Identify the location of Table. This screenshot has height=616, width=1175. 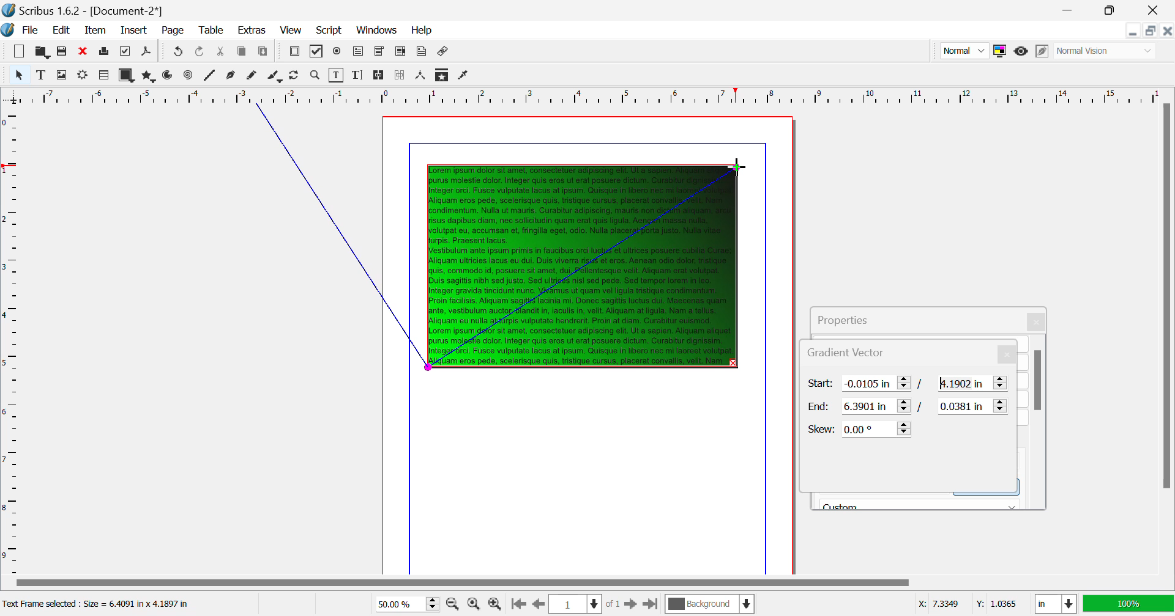
(212, 31).